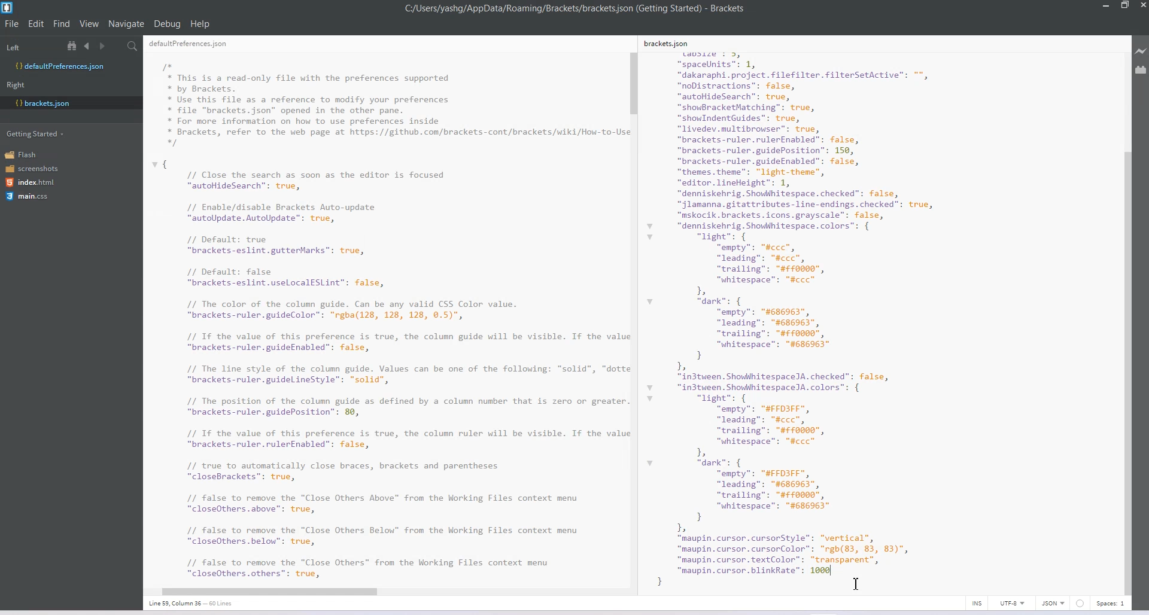 The width and height of the screenshot is (1149, 615). Describe the element at coordinates (1111, 604) in the screenshot. I see `Spaces 1` at that location.